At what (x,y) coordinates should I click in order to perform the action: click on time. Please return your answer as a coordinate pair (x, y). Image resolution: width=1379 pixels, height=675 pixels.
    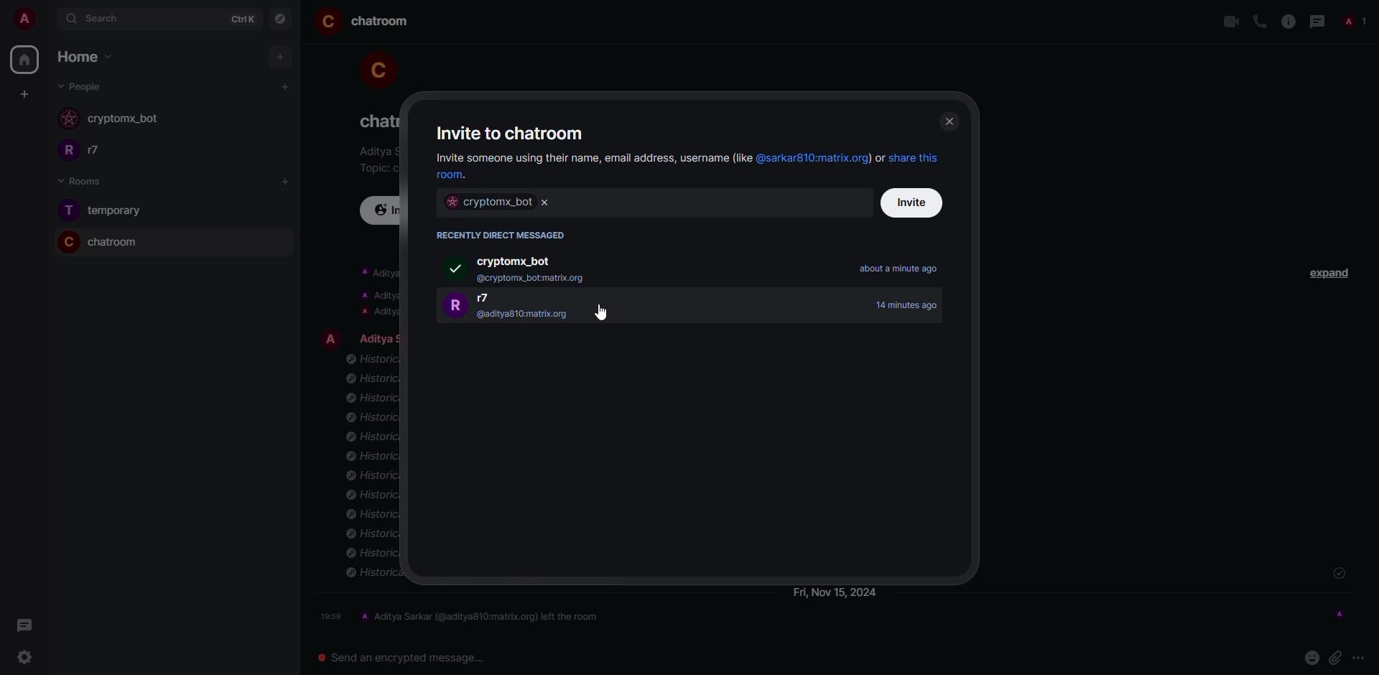
    Looking at the image, I should click on (899, 269).